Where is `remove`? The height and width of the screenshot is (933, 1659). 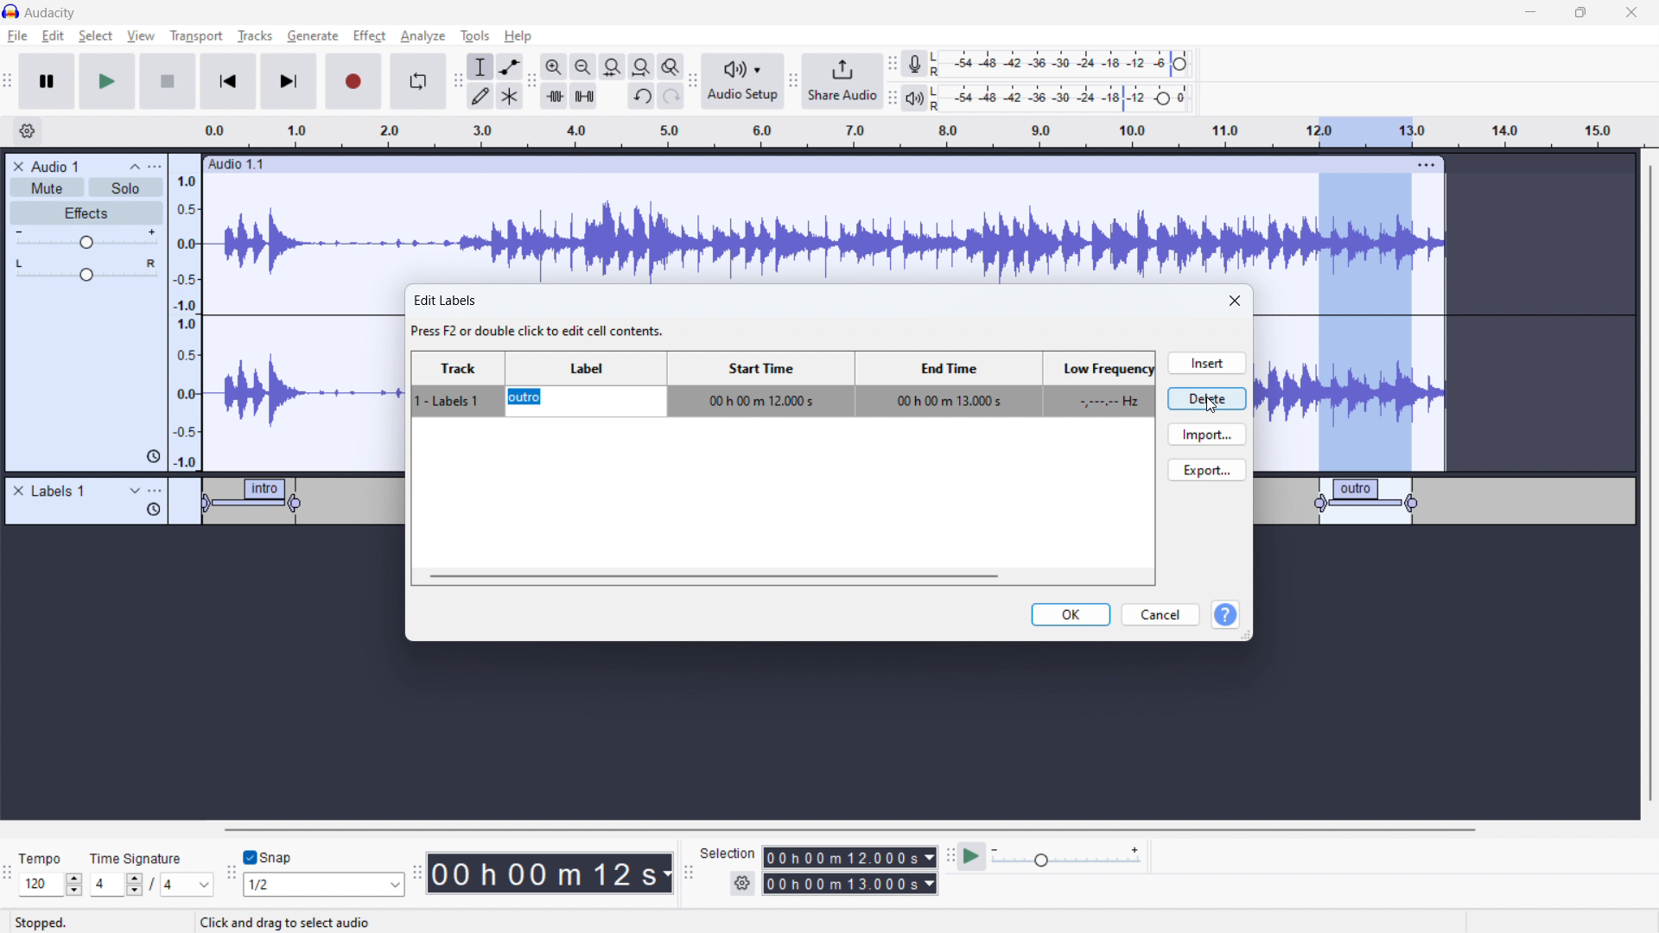
remove is located at coordinates (18, 492).